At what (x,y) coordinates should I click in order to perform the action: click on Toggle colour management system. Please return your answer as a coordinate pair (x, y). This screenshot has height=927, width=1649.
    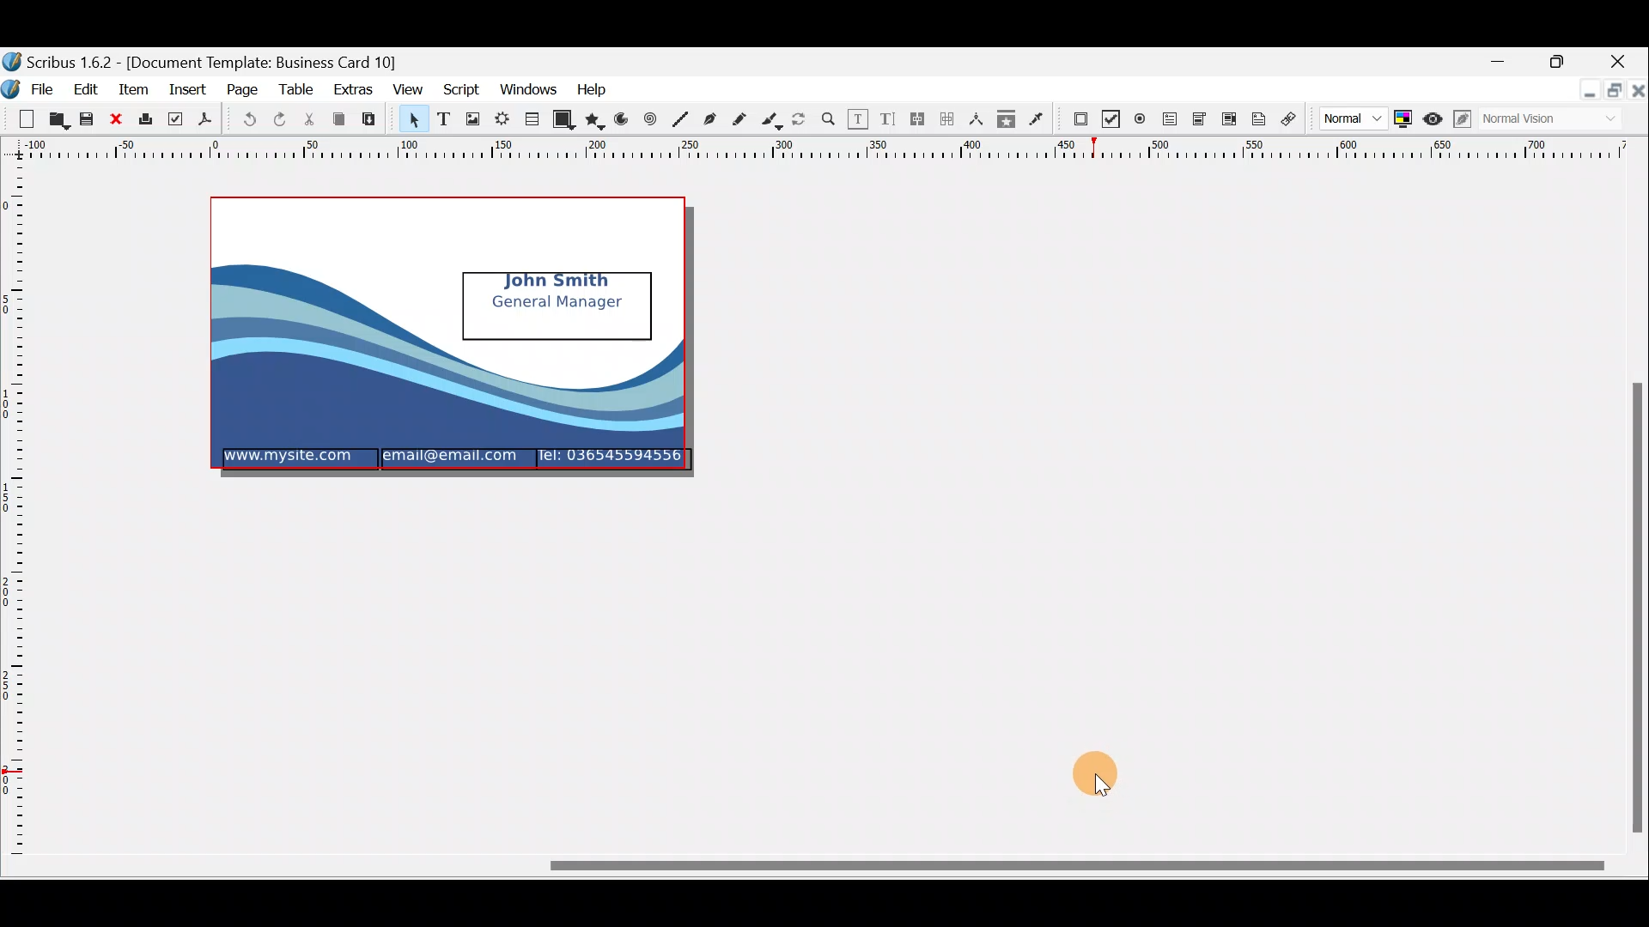
    Looking at the image, I should click on (1404, 118).